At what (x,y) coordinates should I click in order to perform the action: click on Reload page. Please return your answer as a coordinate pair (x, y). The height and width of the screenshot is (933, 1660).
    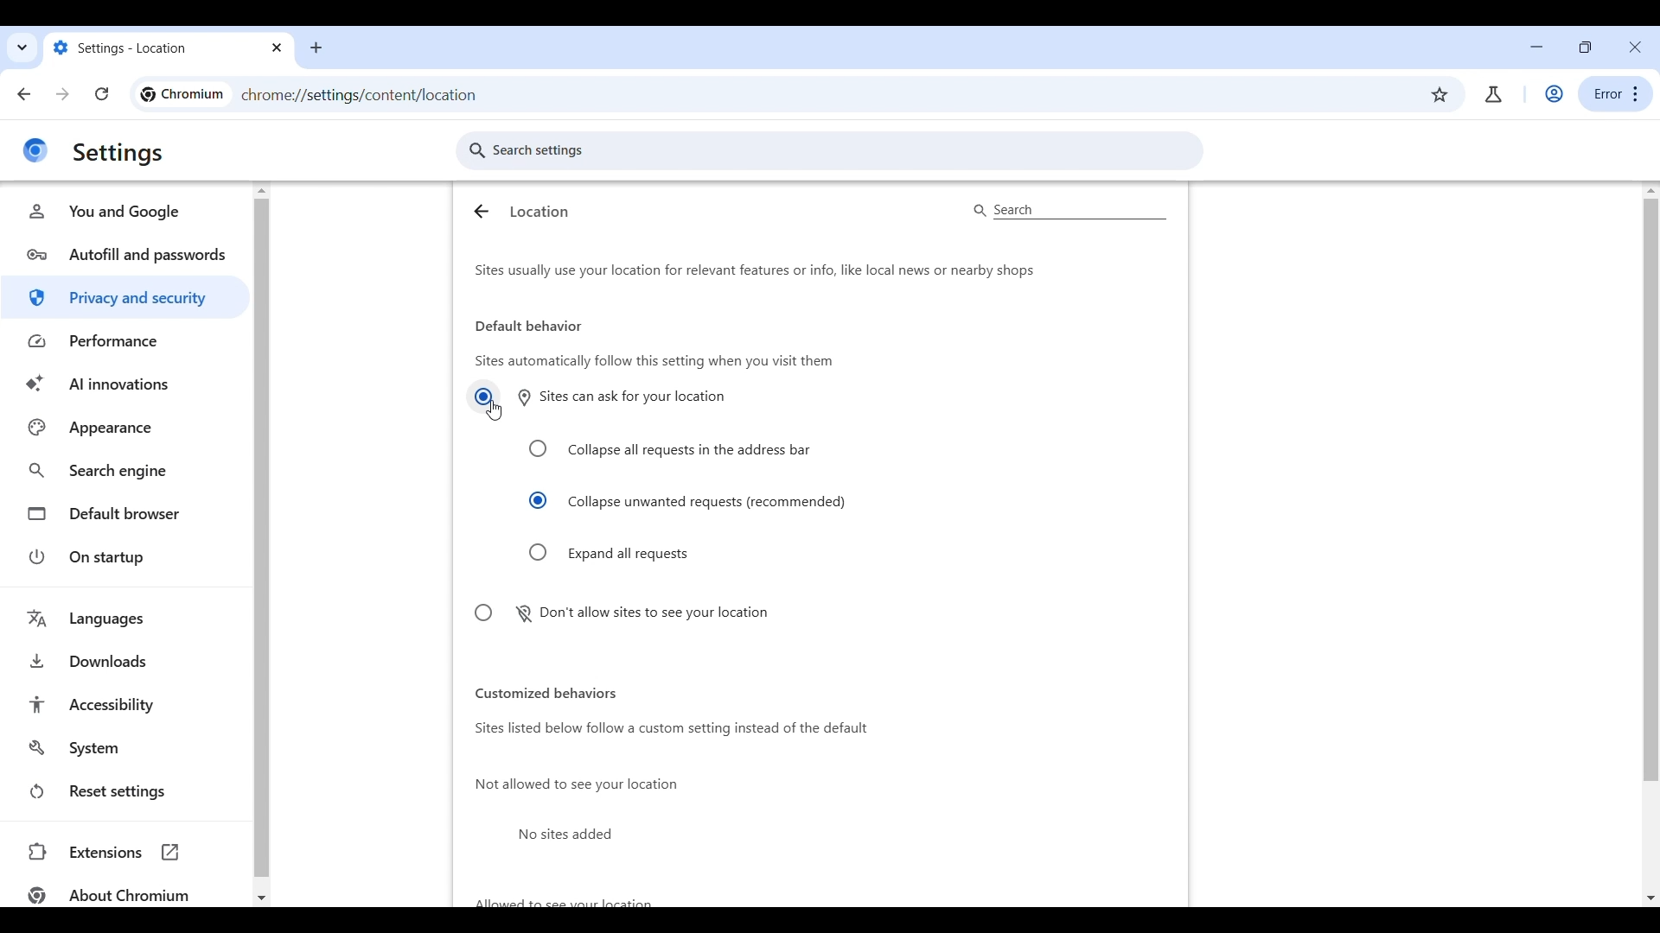
    Looking at the image, I should click on (102, 93).